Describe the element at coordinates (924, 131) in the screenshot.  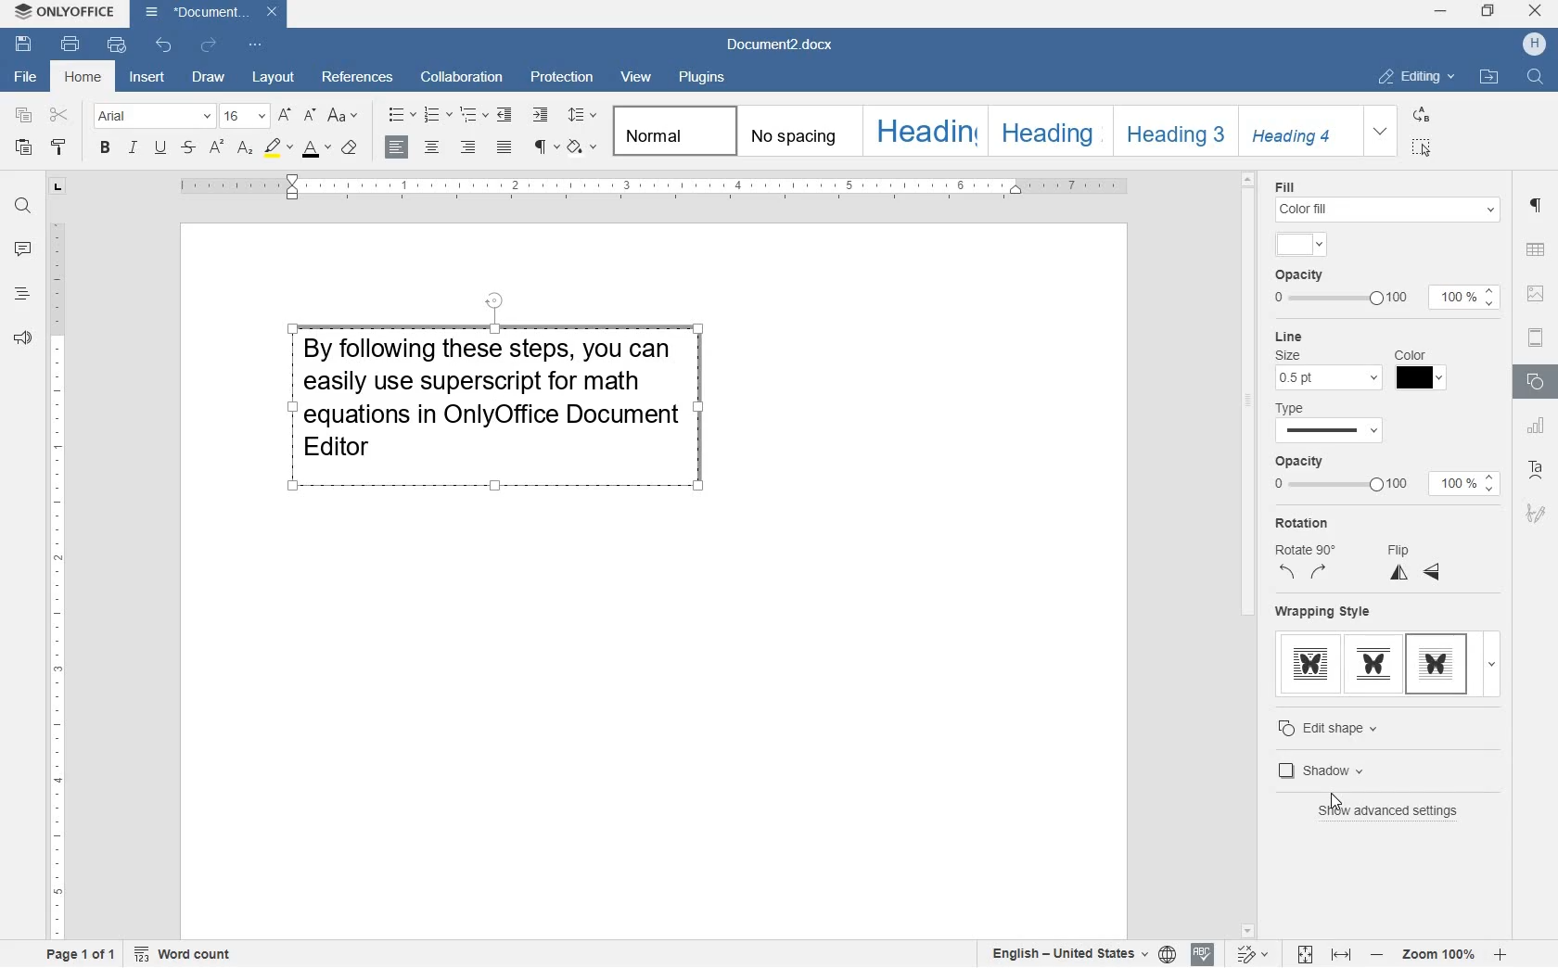
I see `HEADING 1` at that location.